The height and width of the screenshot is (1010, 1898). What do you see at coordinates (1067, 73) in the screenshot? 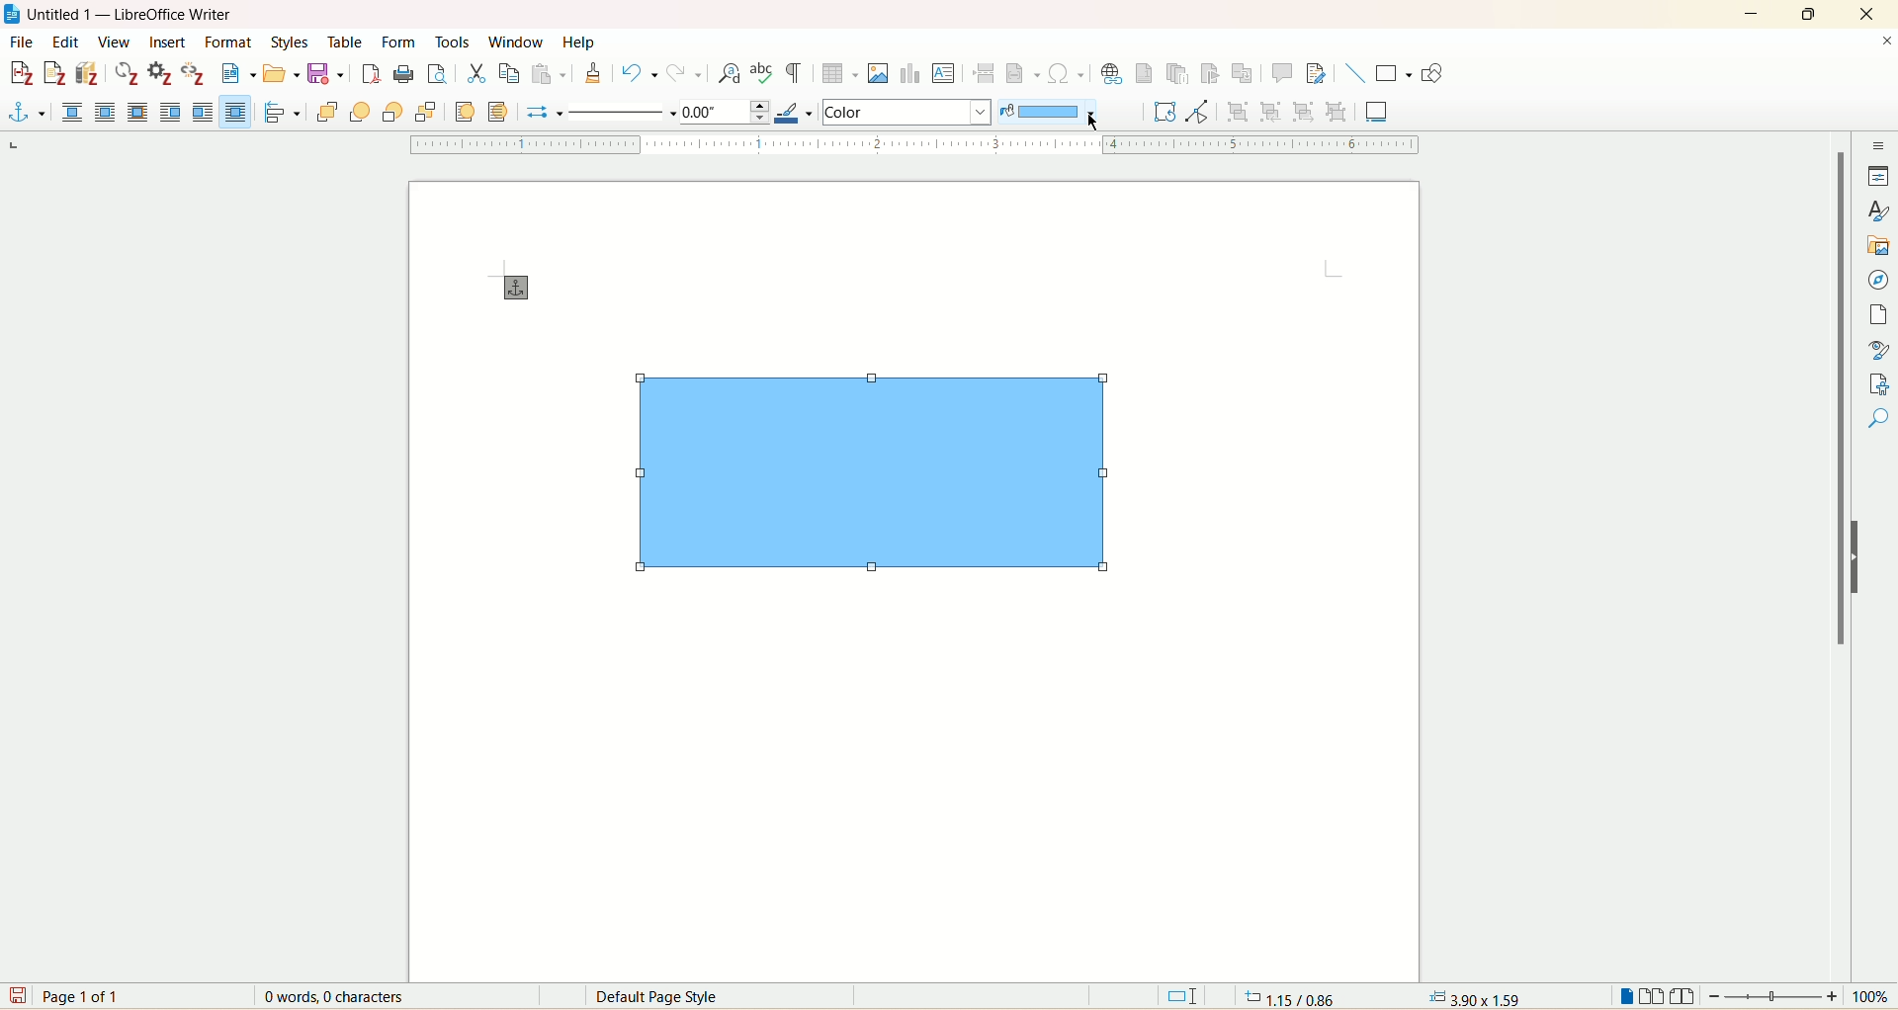
I see `insert special character` at bounding box center [1067, 73].